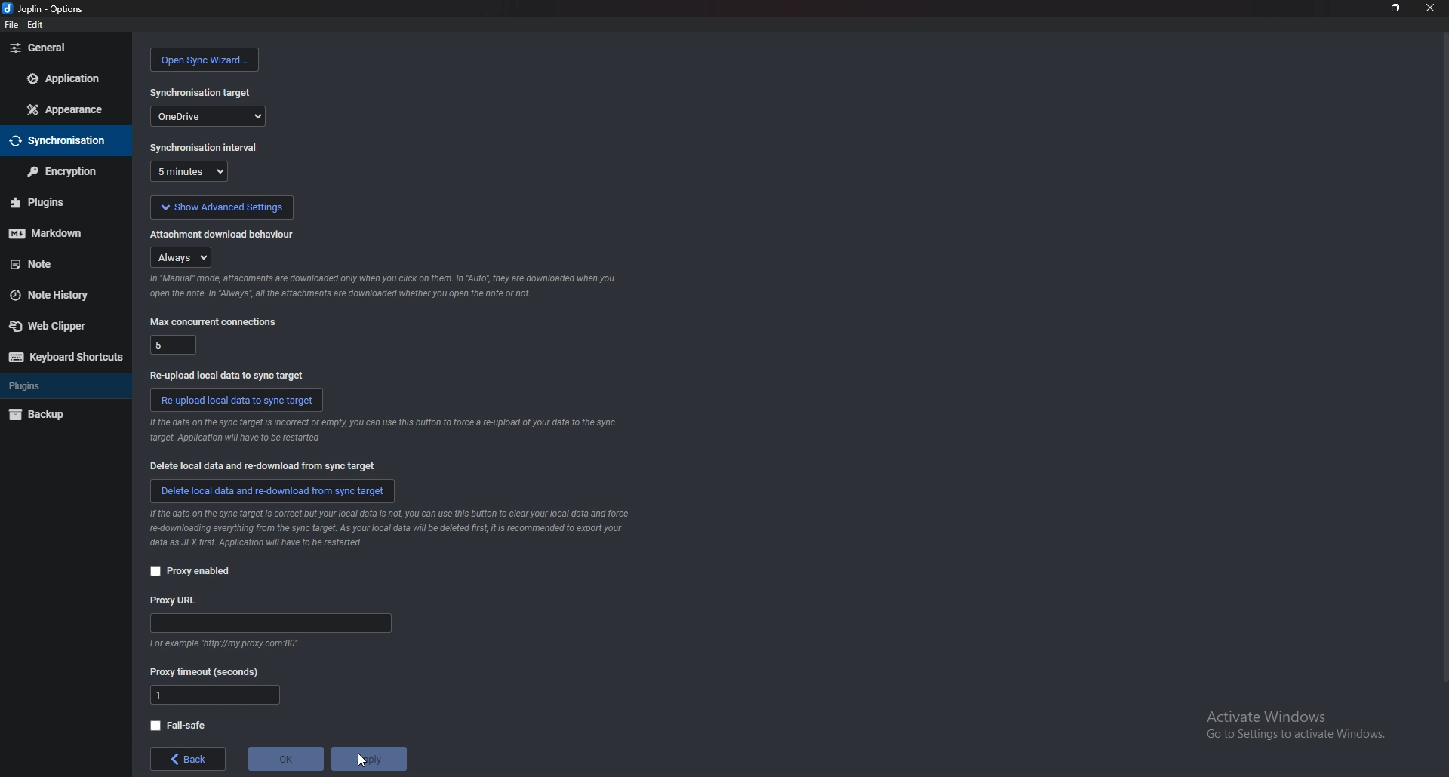 Image resolution: width=1449 pixels, height=777 pixels. I want to click on note history, so click(60, 293).